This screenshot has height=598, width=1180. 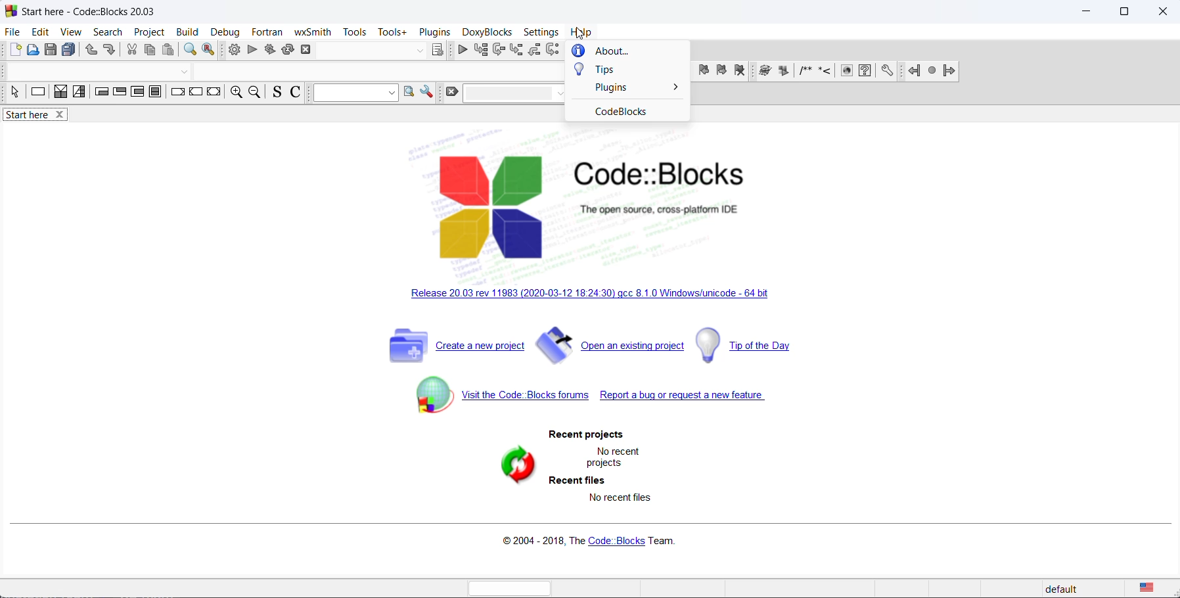 I want to click on dropdown , so click(x=415, y=50).